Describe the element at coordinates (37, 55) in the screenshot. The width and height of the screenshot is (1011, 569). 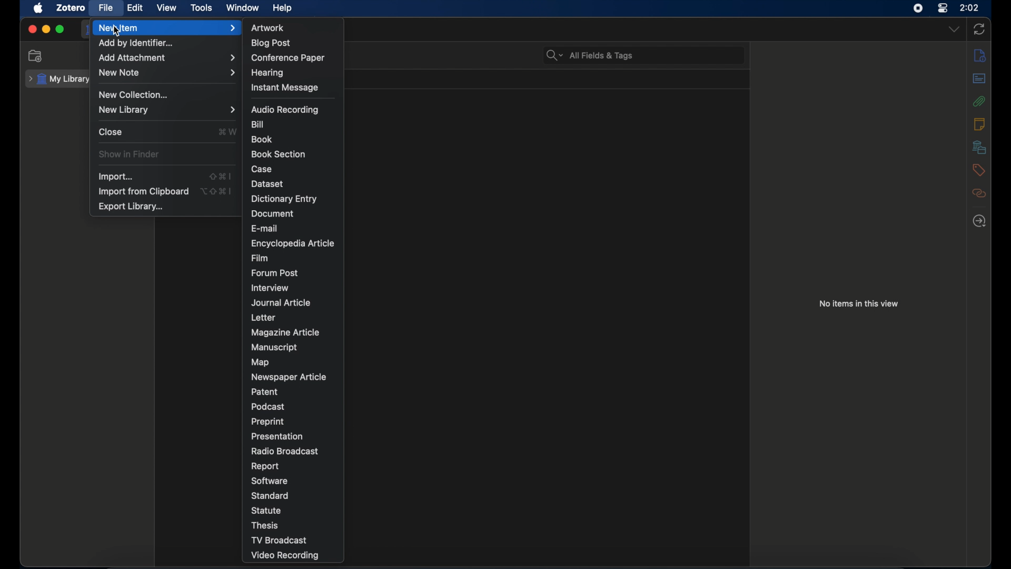
I see `new collection` at that location.